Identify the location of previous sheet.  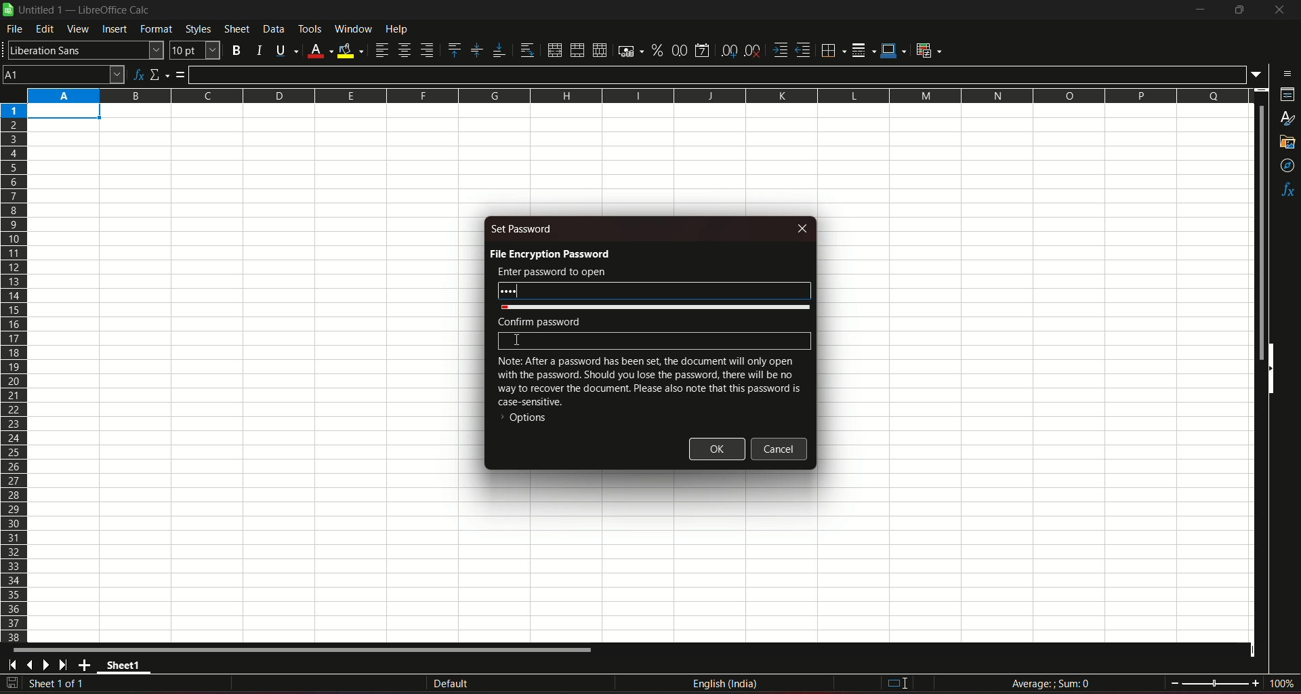
(31, 666).